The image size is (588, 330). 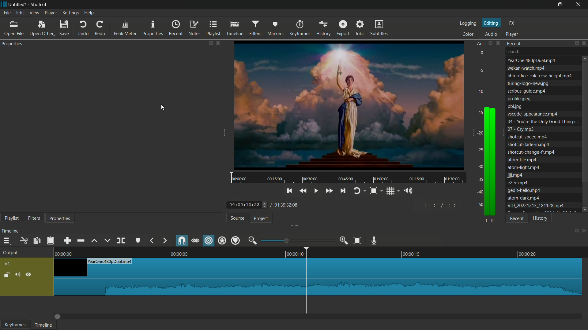 What do you see at coordinates (252, 240) in the screenshot?
I see `zoom out` at bounding box center [252, 240].